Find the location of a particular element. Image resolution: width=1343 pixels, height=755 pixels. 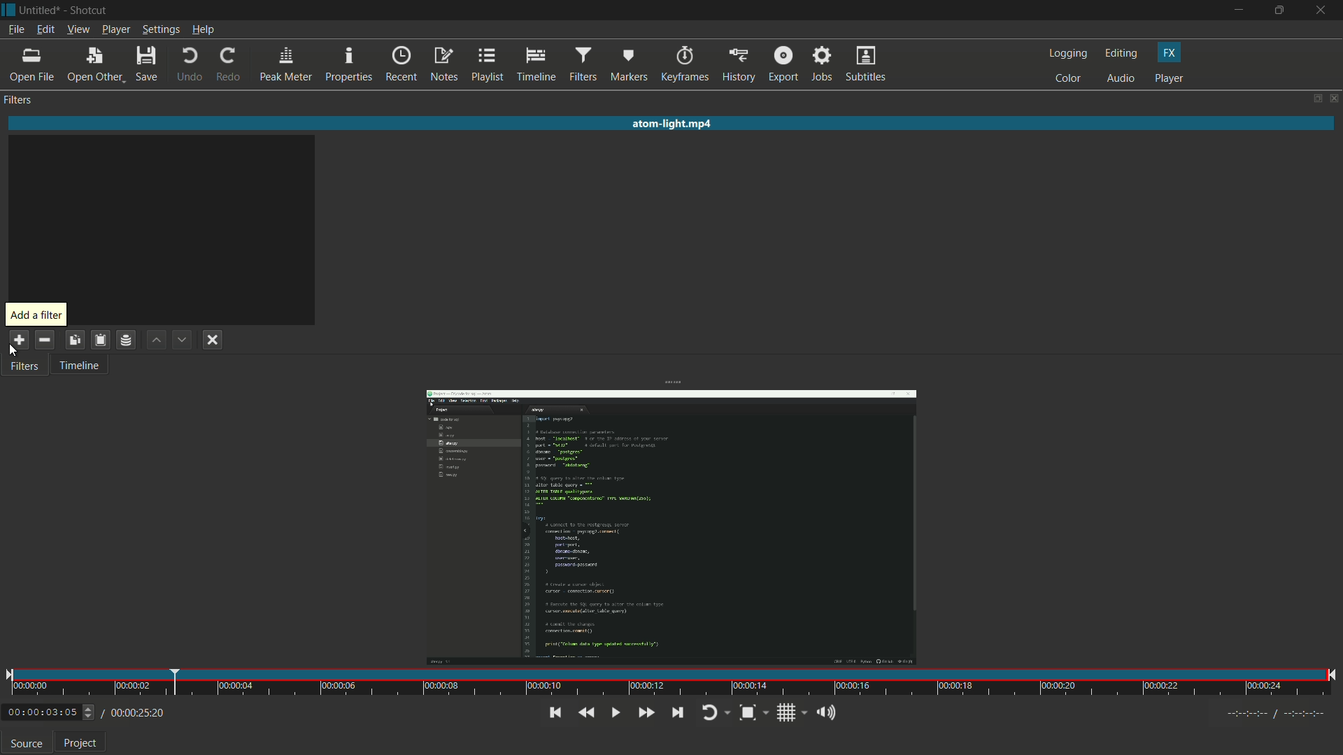

audio is located at coordinates (1122, 79).